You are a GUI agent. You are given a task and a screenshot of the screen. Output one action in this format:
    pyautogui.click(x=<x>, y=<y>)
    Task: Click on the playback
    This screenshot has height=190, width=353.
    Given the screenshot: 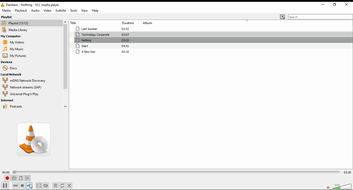 What is the action you would take?
    pyautogui.click(x=22, y=11)
    